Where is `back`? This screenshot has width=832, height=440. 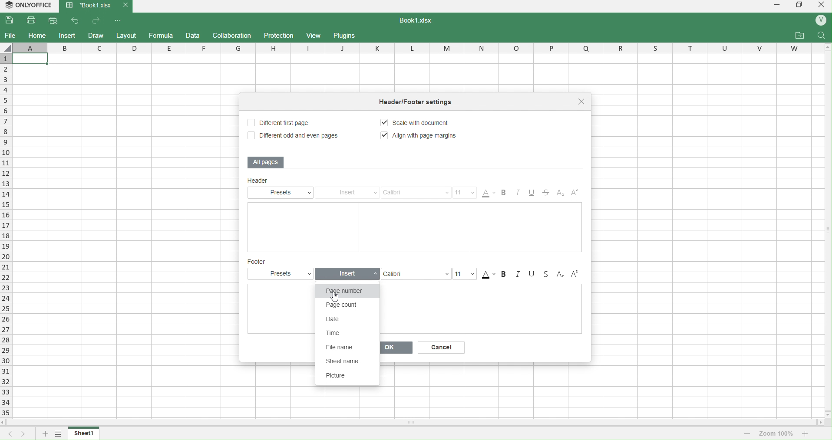 back is located at coordinates (76, 20).